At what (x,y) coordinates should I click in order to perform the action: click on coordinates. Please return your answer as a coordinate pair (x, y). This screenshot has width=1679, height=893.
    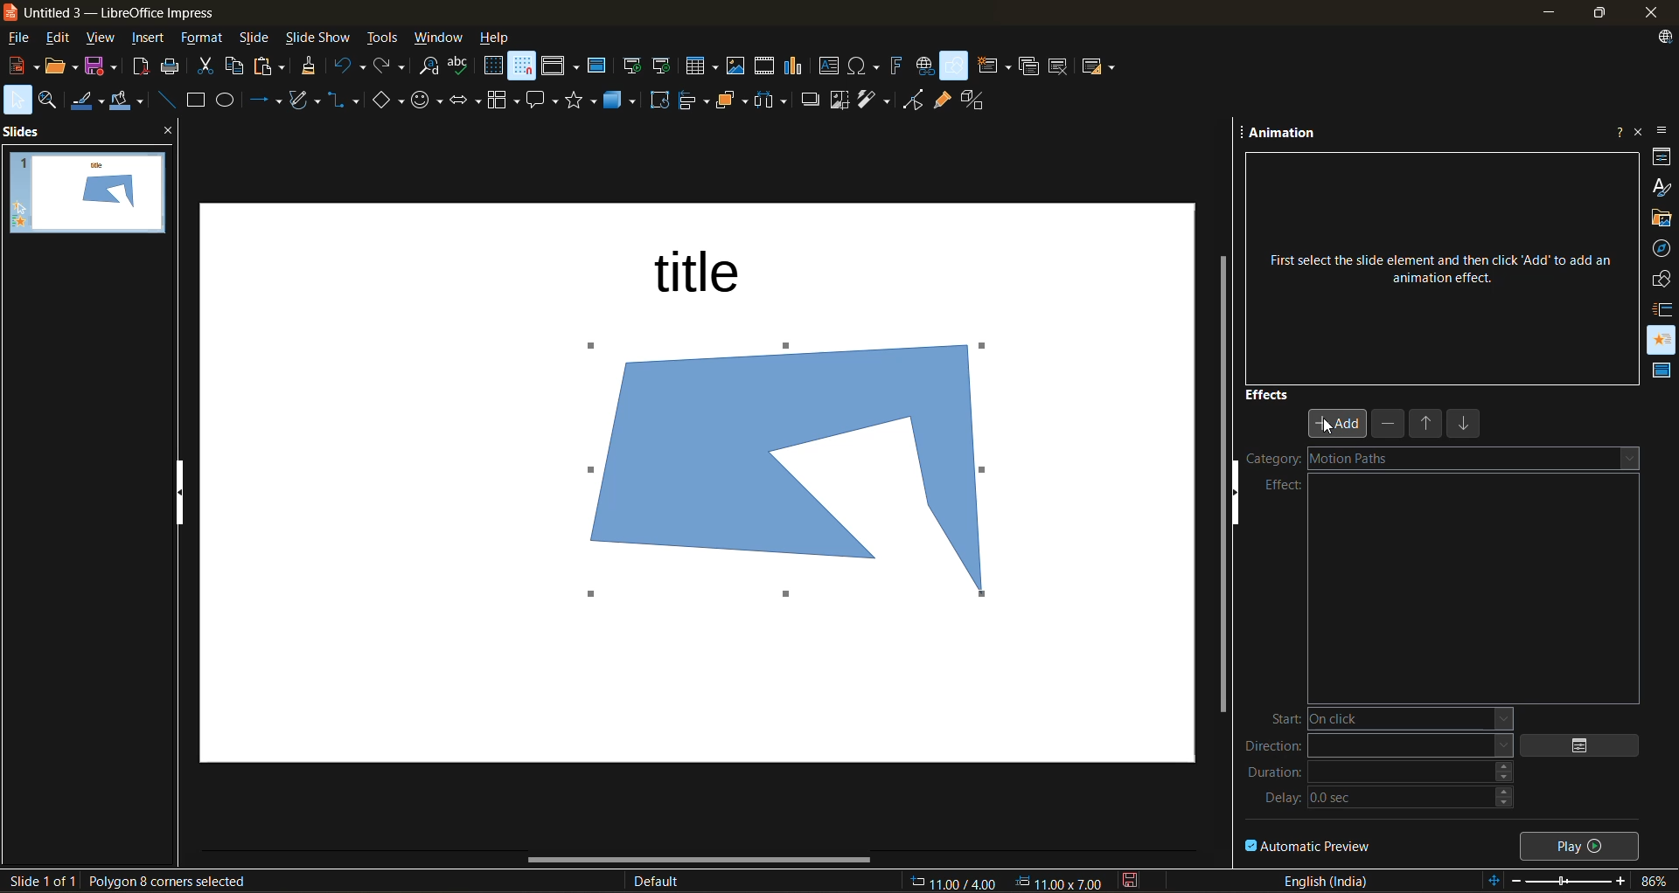
    Looking at the image, I should click on (1006, 880).